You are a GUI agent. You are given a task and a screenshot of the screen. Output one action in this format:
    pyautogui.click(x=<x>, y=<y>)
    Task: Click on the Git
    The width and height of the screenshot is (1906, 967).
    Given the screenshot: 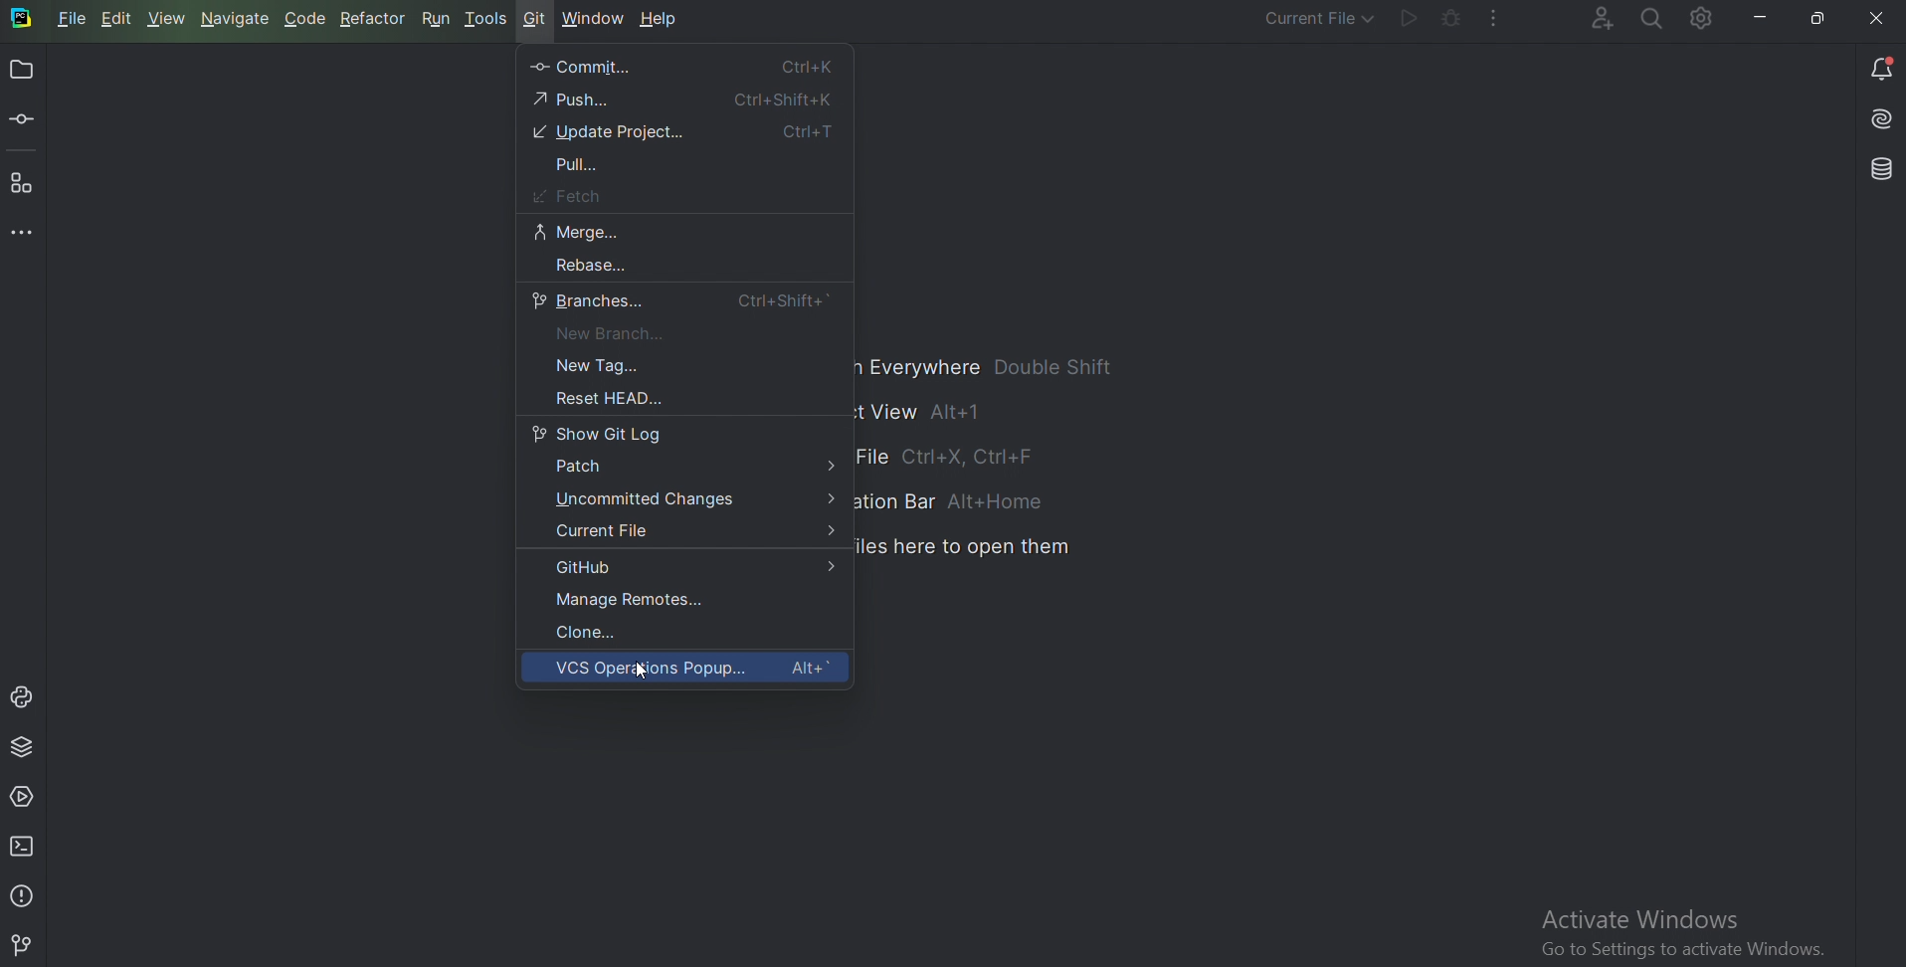 What is the action you would take?
    pyautogui.click(x=25, y=945)
    